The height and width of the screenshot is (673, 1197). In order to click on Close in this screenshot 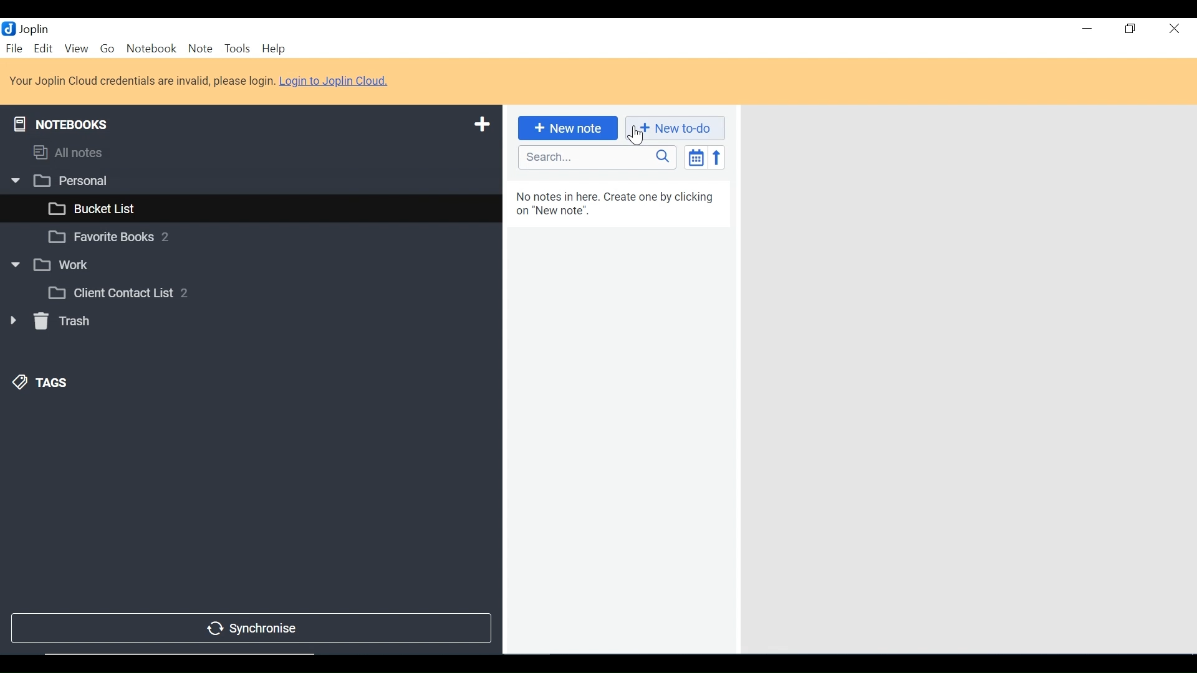, I will do `click(1173, 31)`.